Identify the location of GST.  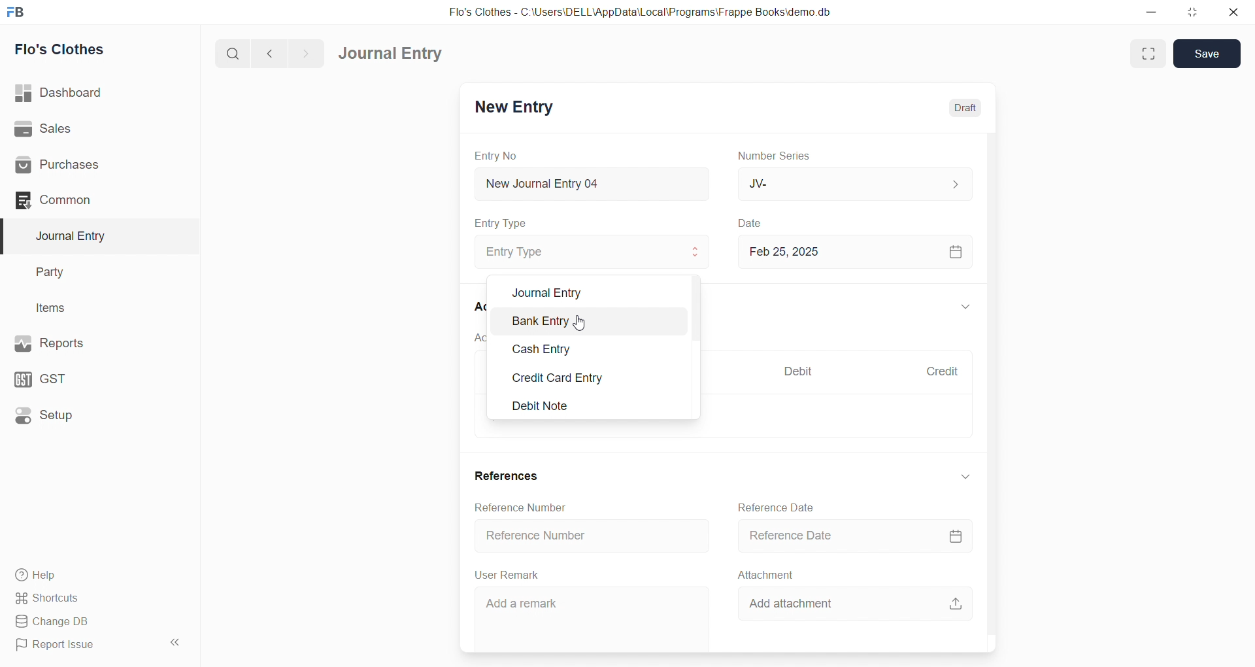
(90, 376).